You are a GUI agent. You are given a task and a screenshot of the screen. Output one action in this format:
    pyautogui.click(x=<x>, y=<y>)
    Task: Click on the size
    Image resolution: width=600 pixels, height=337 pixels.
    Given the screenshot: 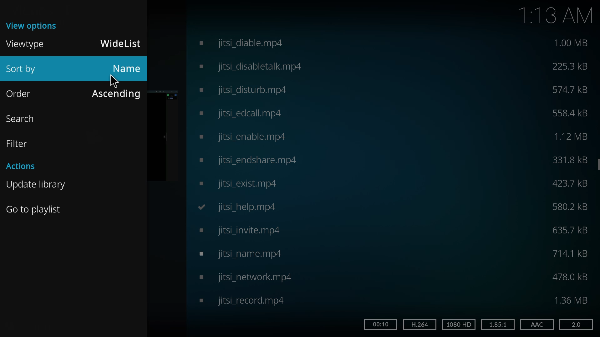 What is the action you would take?
    pyautogui.click(x=570, y=89)
    